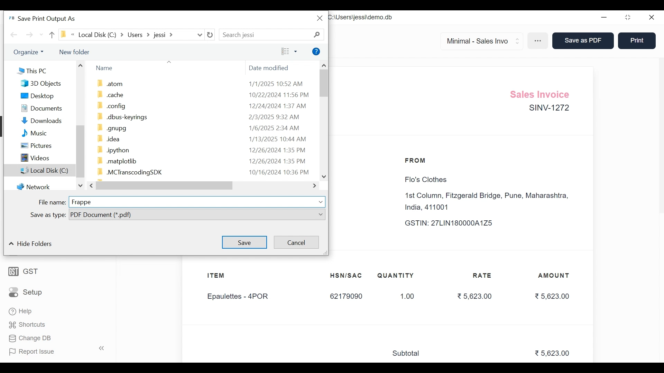 The height and width of the screenshot is (373, 664). Describe the element at coordinates (404, 297) in the screenshot. I see `1.00` at that location.